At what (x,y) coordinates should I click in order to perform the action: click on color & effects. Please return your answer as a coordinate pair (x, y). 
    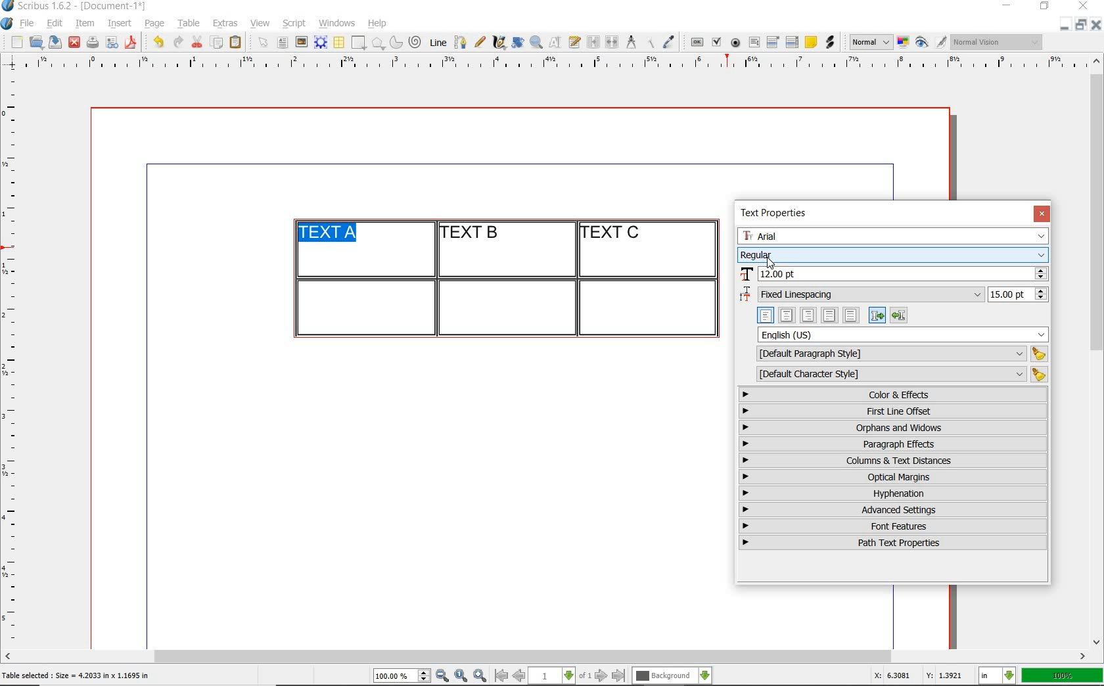
    Looking at the image, I should click on (894, 394).